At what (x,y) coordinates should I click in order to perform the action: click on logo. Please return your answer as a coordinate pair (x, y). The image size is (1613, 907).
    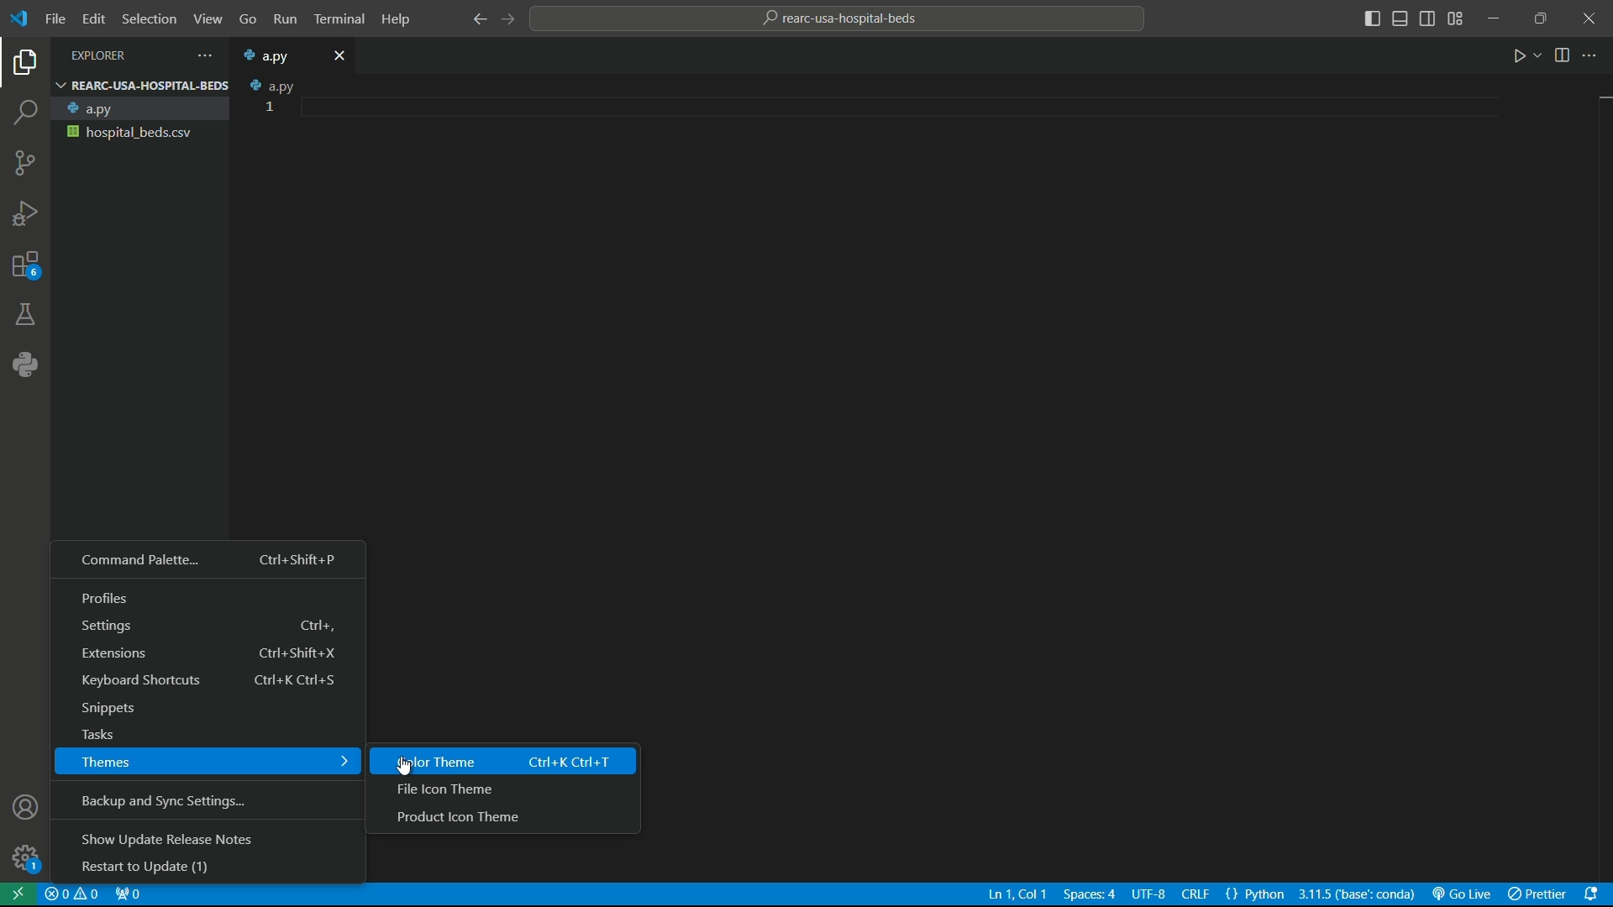
    Looking at the image, I should click on (22, 20).